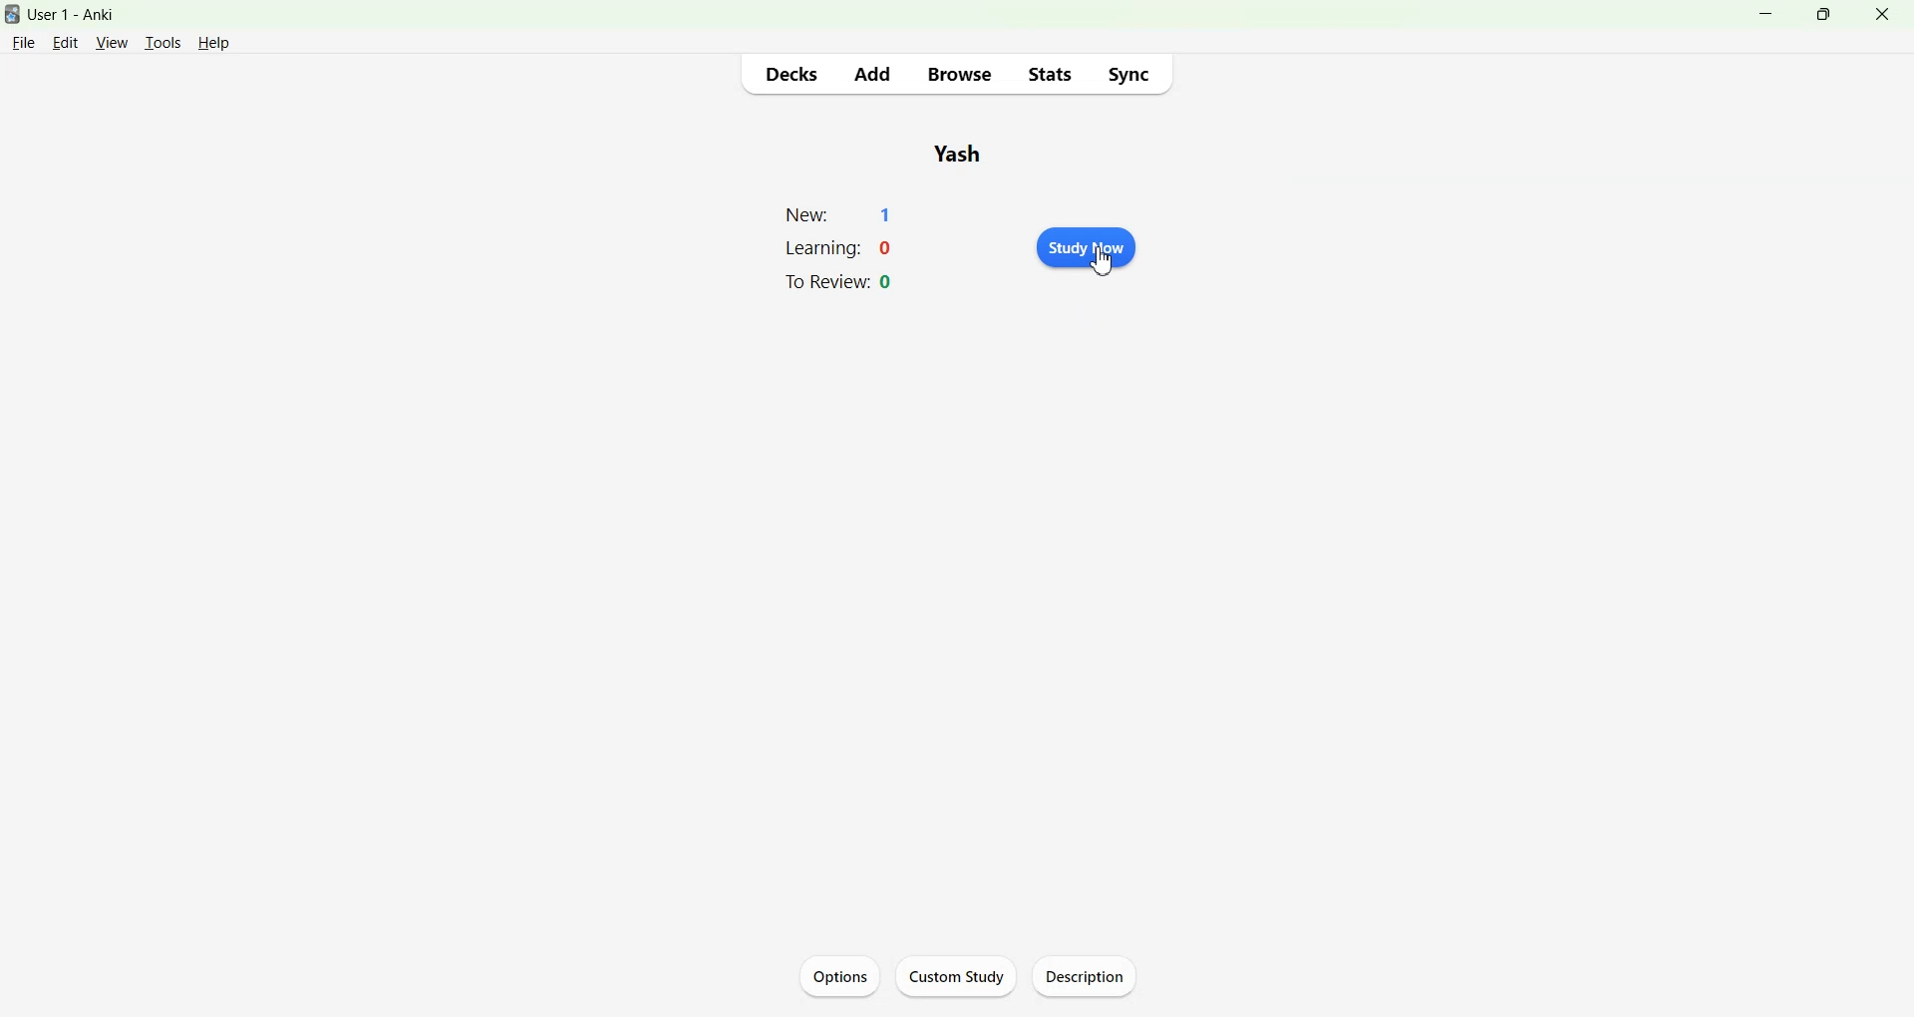  Describe the element at coordinates (1085, 248) in the screenshot. I see `Study Now` at that location.